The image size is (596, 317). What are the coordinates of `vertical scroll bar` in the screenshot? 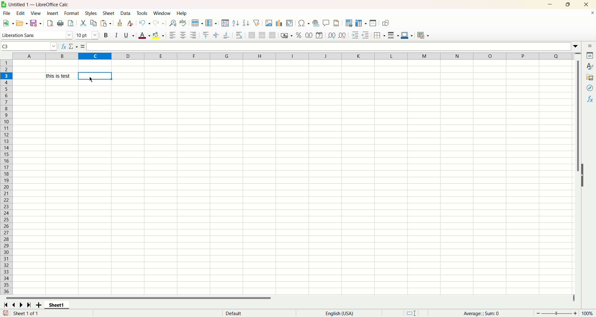 It's located at (578, 107).